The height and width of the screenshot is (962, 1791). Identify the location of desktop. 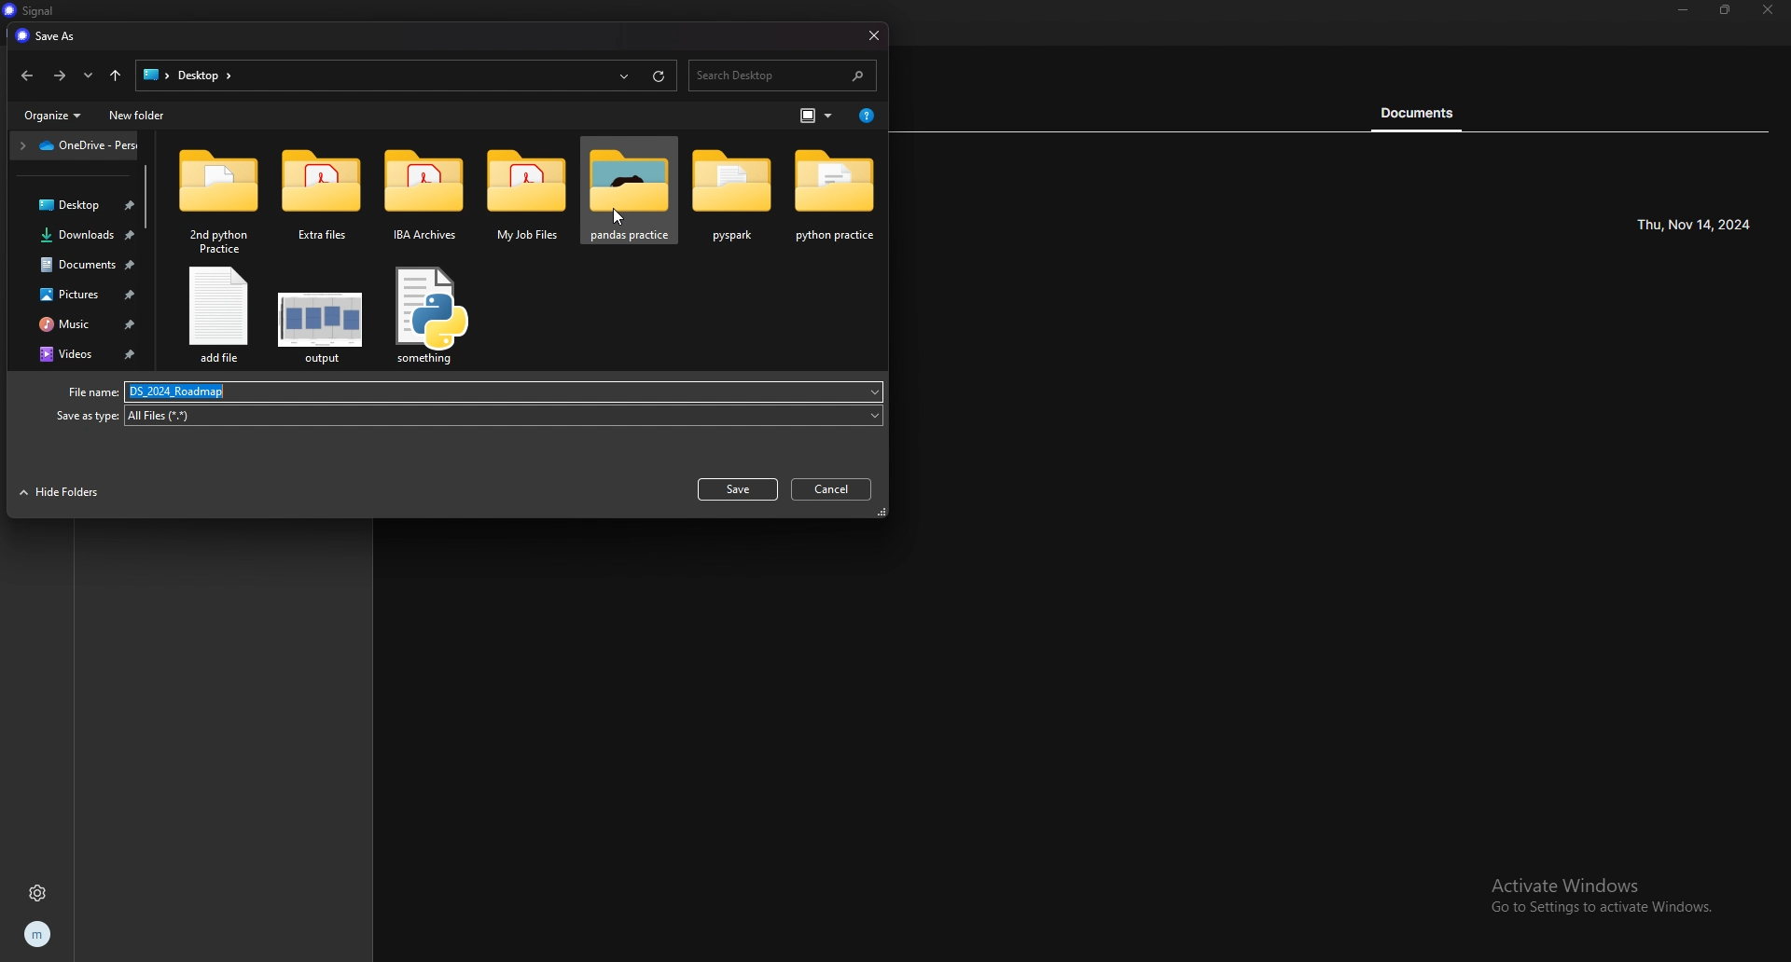
(82, 205).